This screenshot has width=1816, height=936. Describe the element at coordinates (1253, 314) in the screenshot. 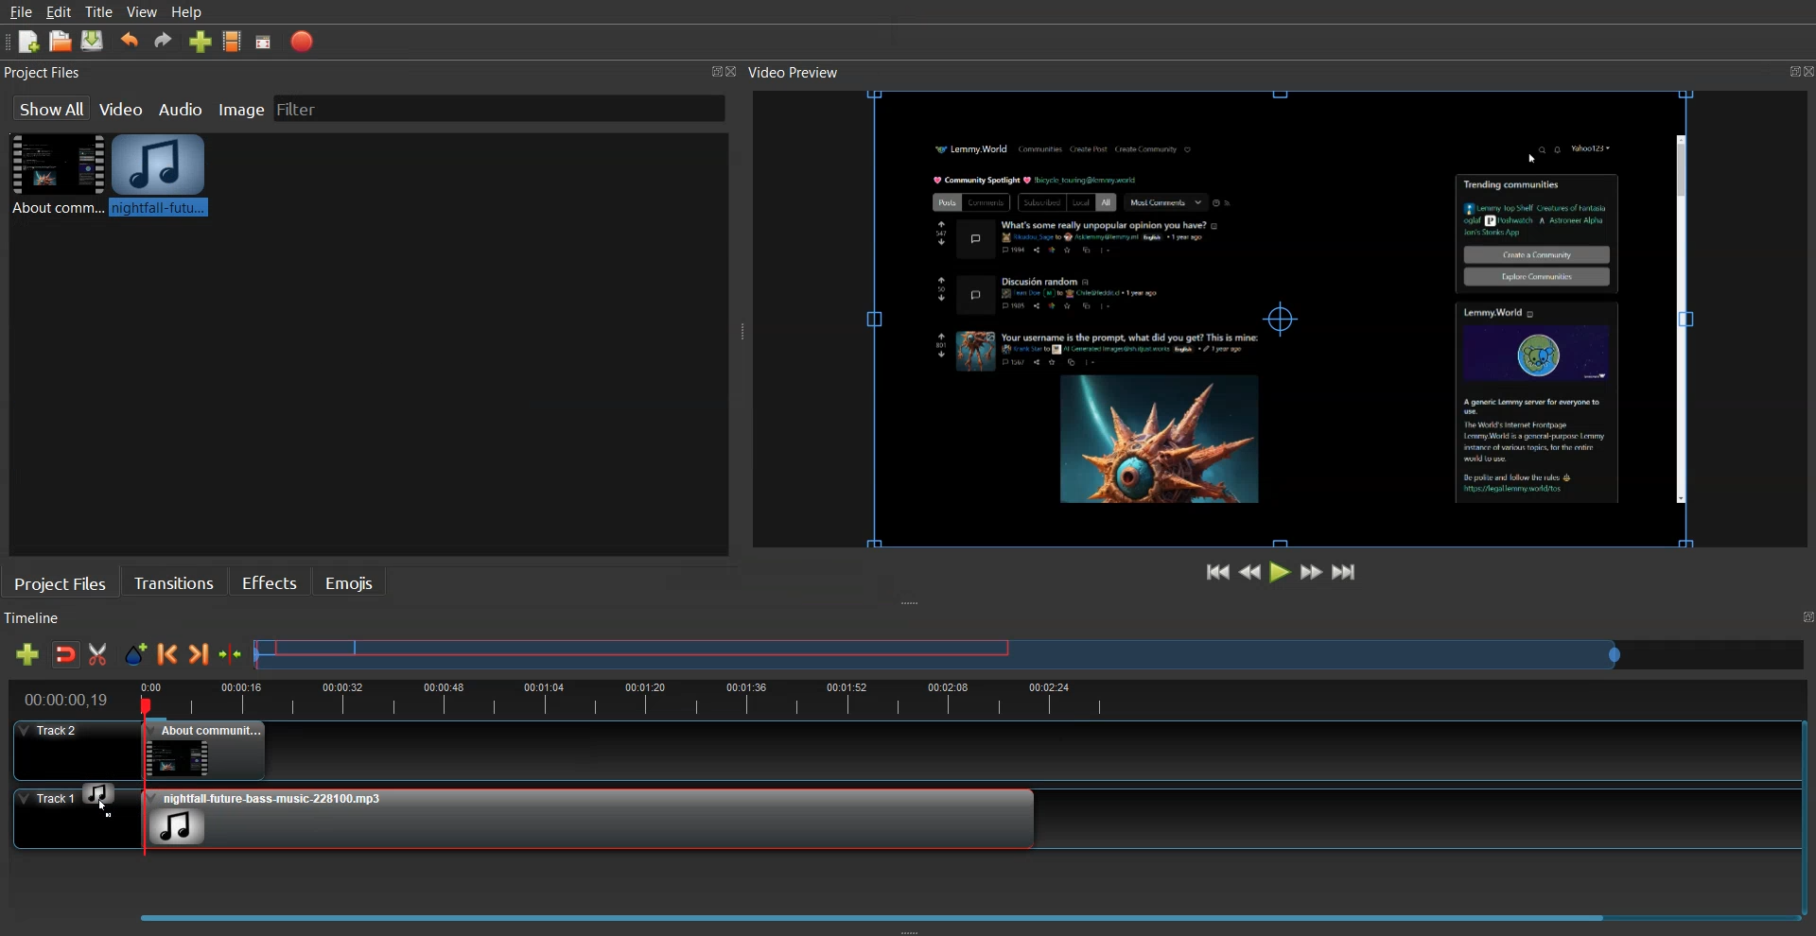

I see `File Preview` at that location.